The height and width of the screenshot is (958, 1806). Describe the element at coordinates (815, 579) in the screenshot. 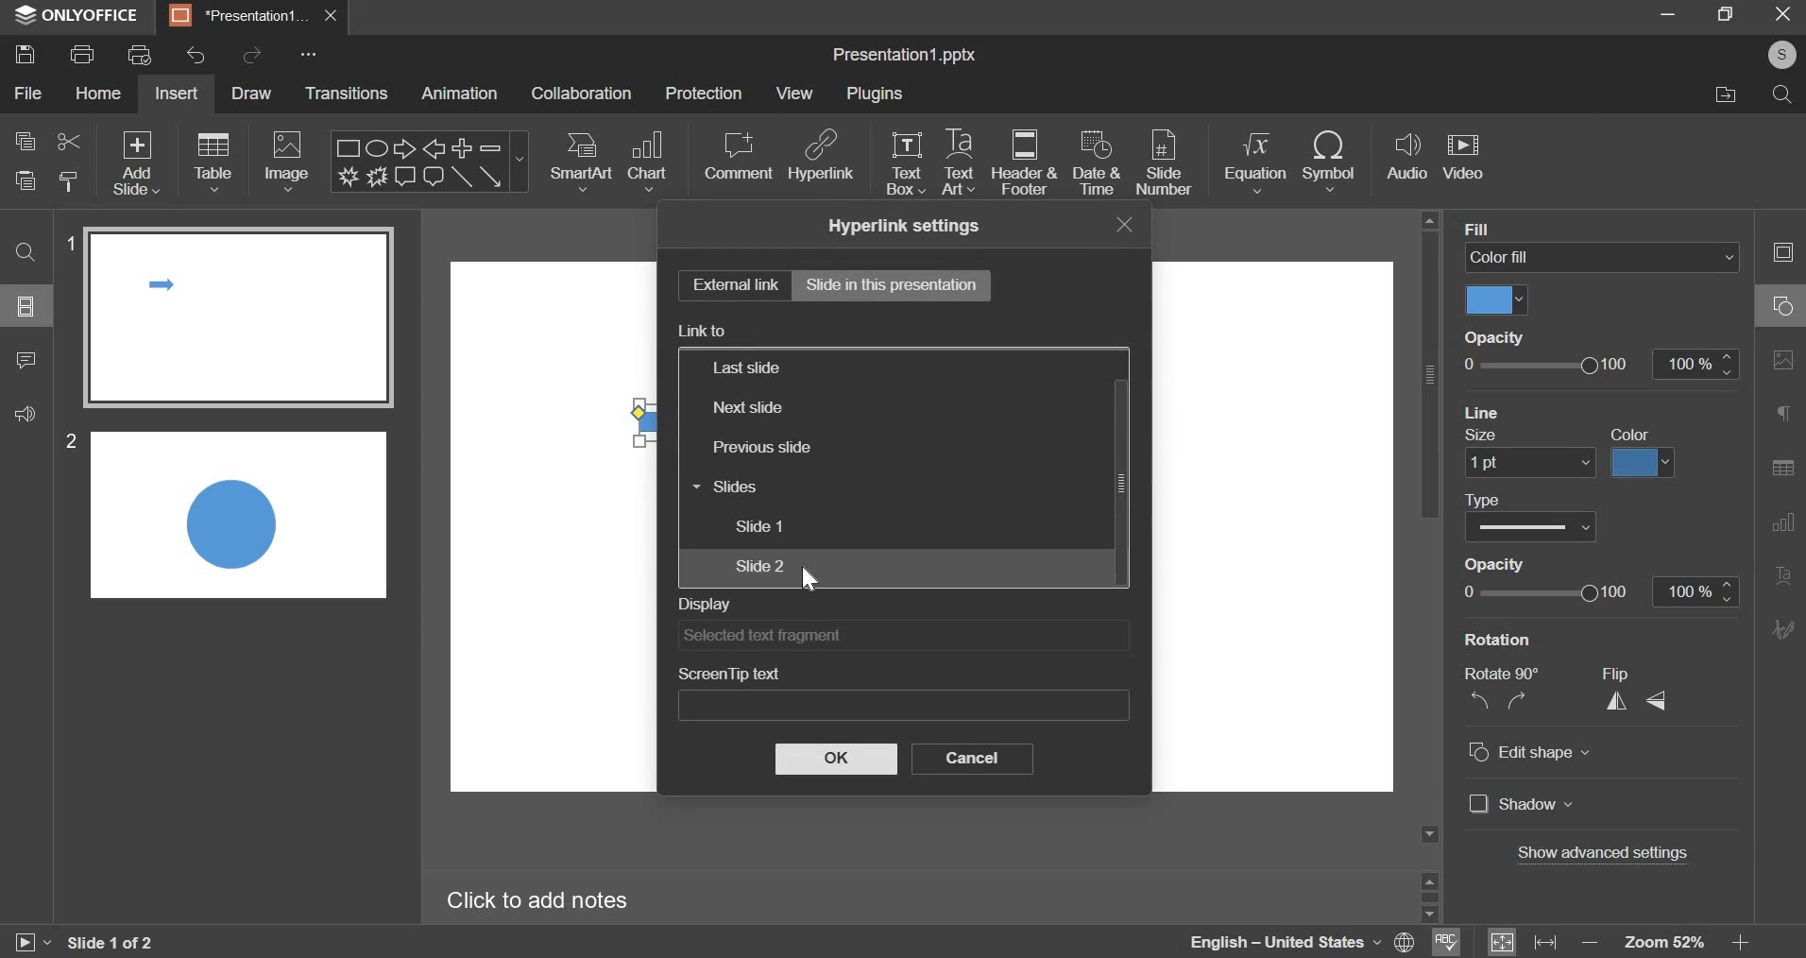

I see `cursor` at that location.